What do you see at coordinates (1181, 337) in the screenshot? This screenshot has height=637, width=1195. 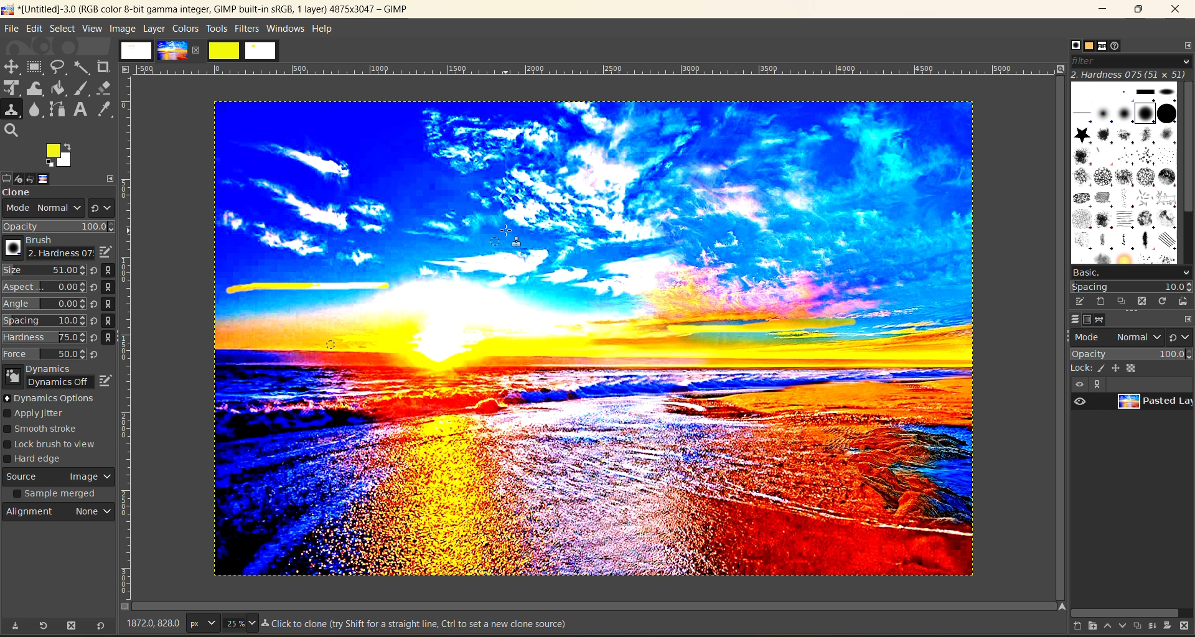 I see `switch to another group` at bounding box center [1181, 337].